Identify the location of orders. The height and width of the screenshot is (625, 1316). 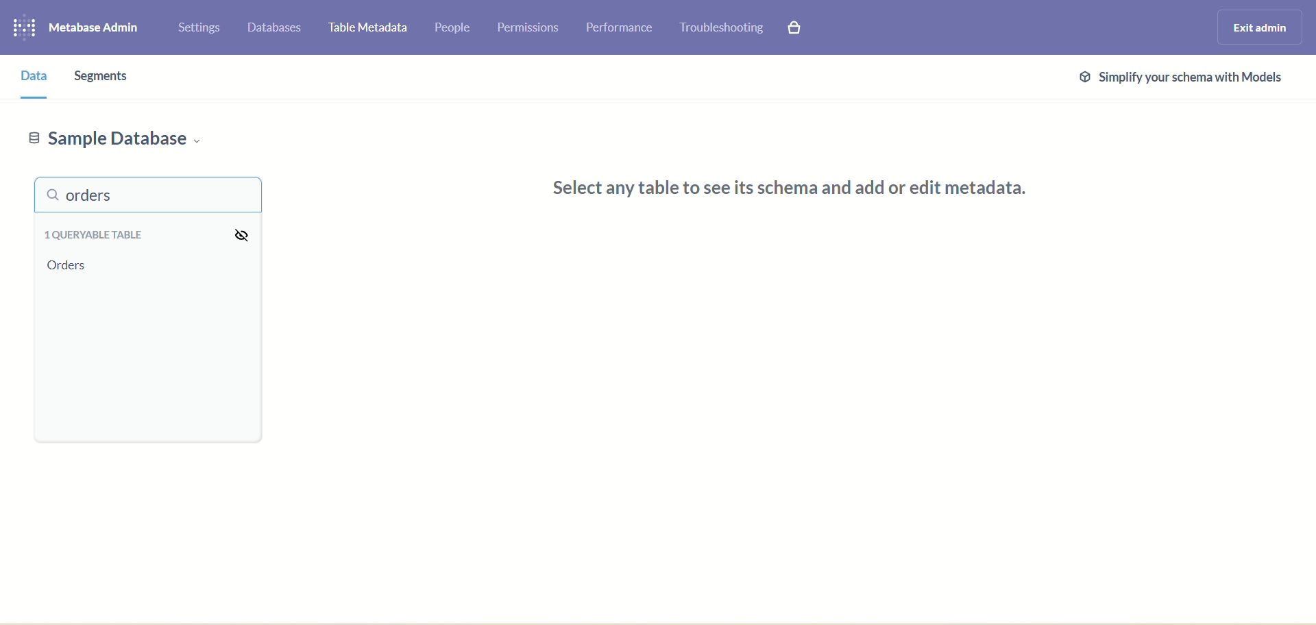
(65, 265).